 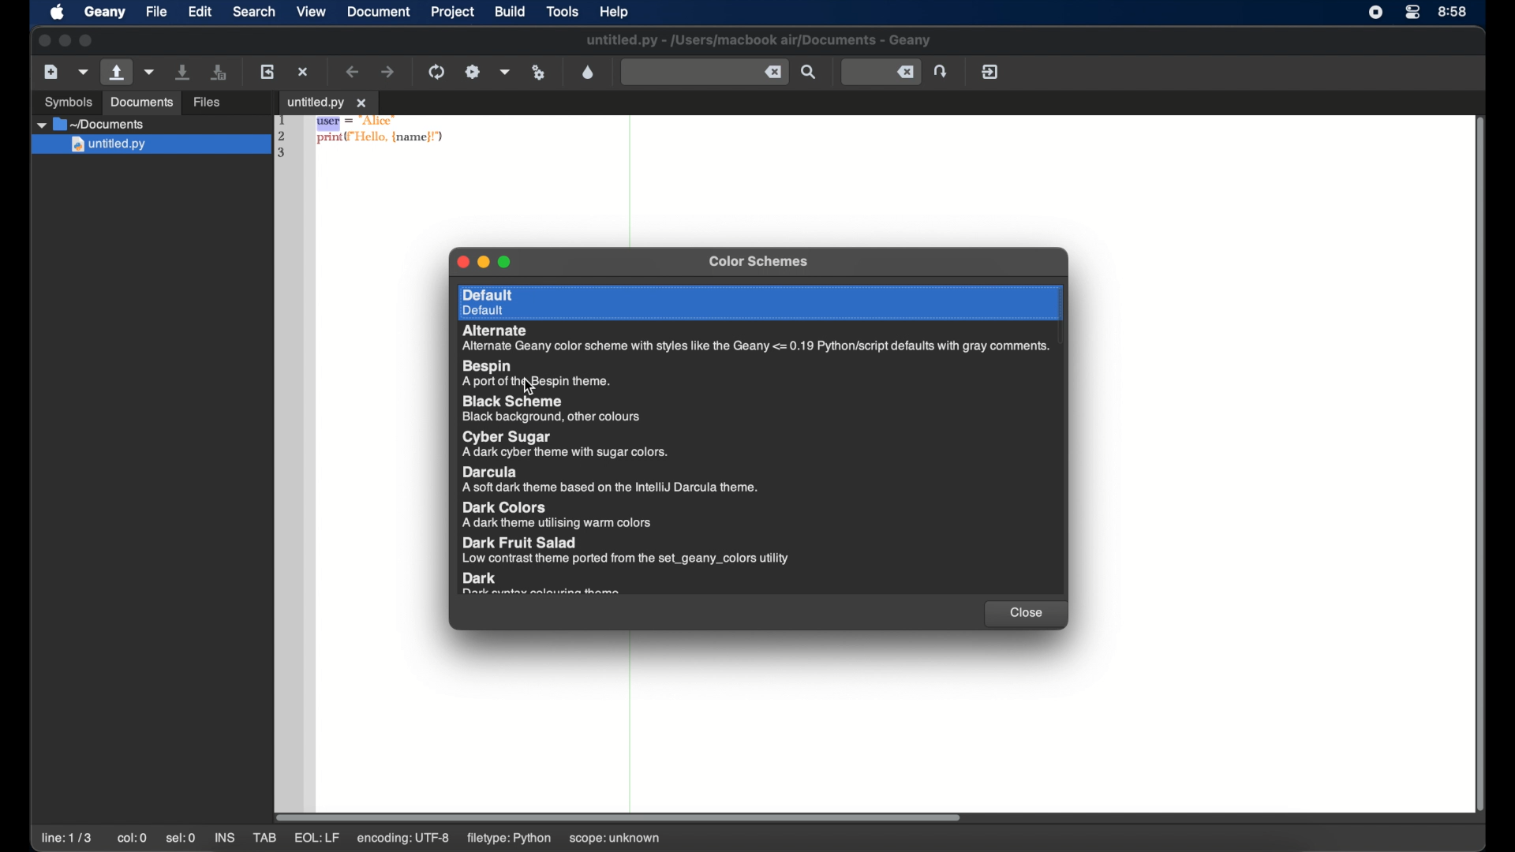 I want to click on ins, so click(x=223, y=837).